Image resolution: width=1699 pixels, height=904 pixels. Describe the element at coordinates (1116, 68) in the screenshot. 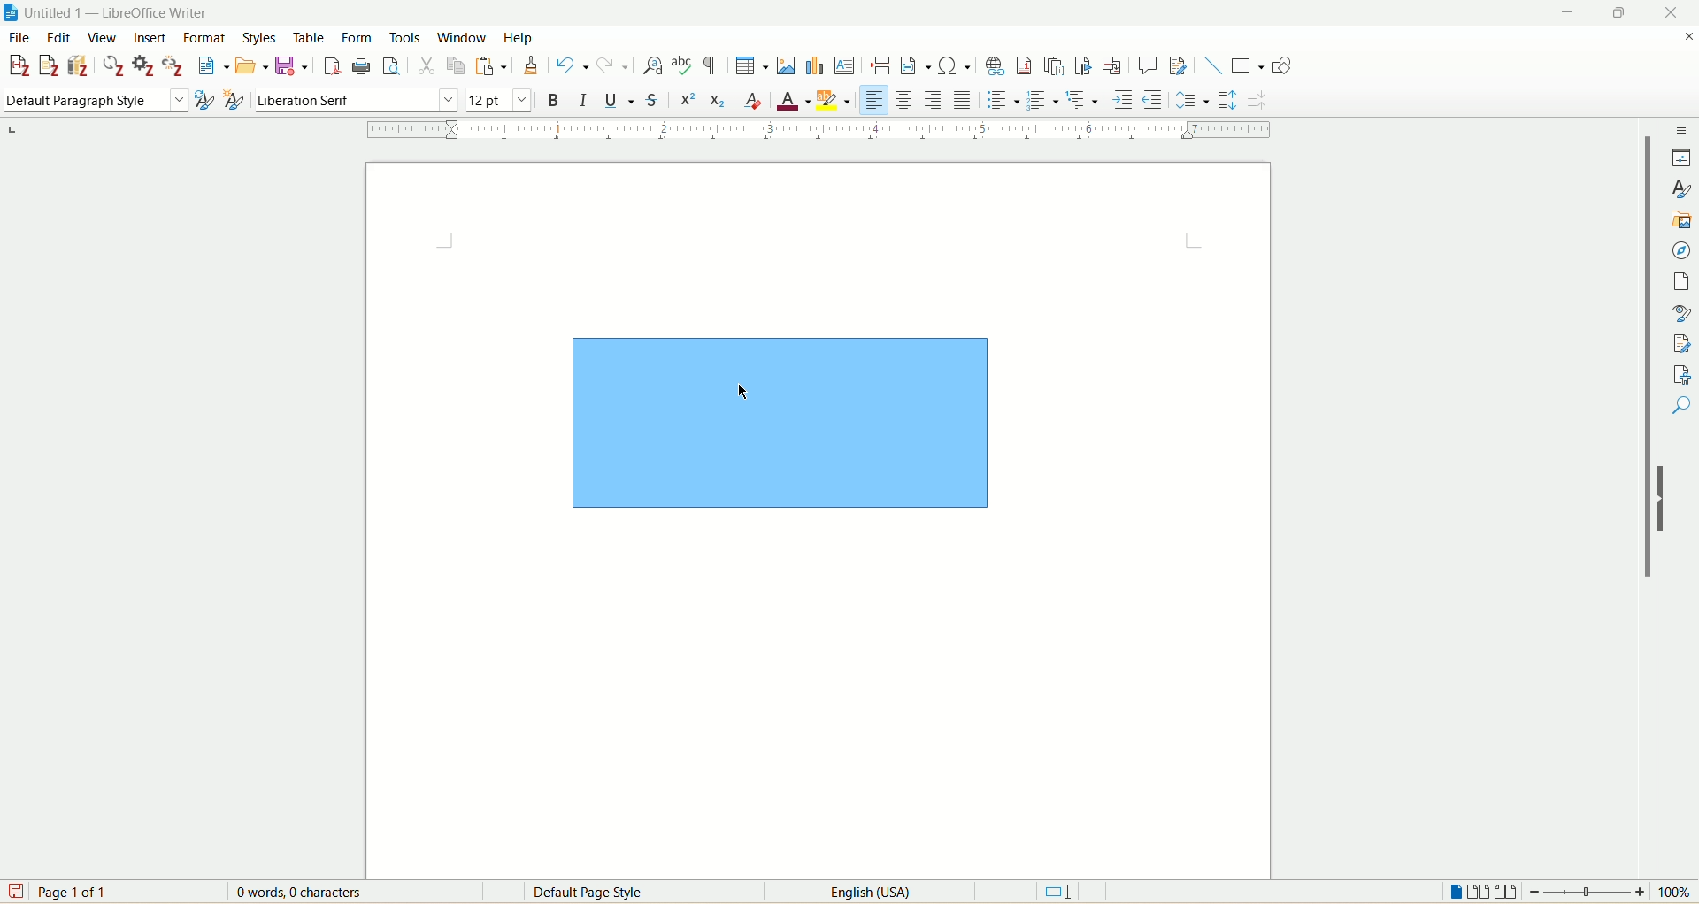

I see `insert cross referencing` at that location.